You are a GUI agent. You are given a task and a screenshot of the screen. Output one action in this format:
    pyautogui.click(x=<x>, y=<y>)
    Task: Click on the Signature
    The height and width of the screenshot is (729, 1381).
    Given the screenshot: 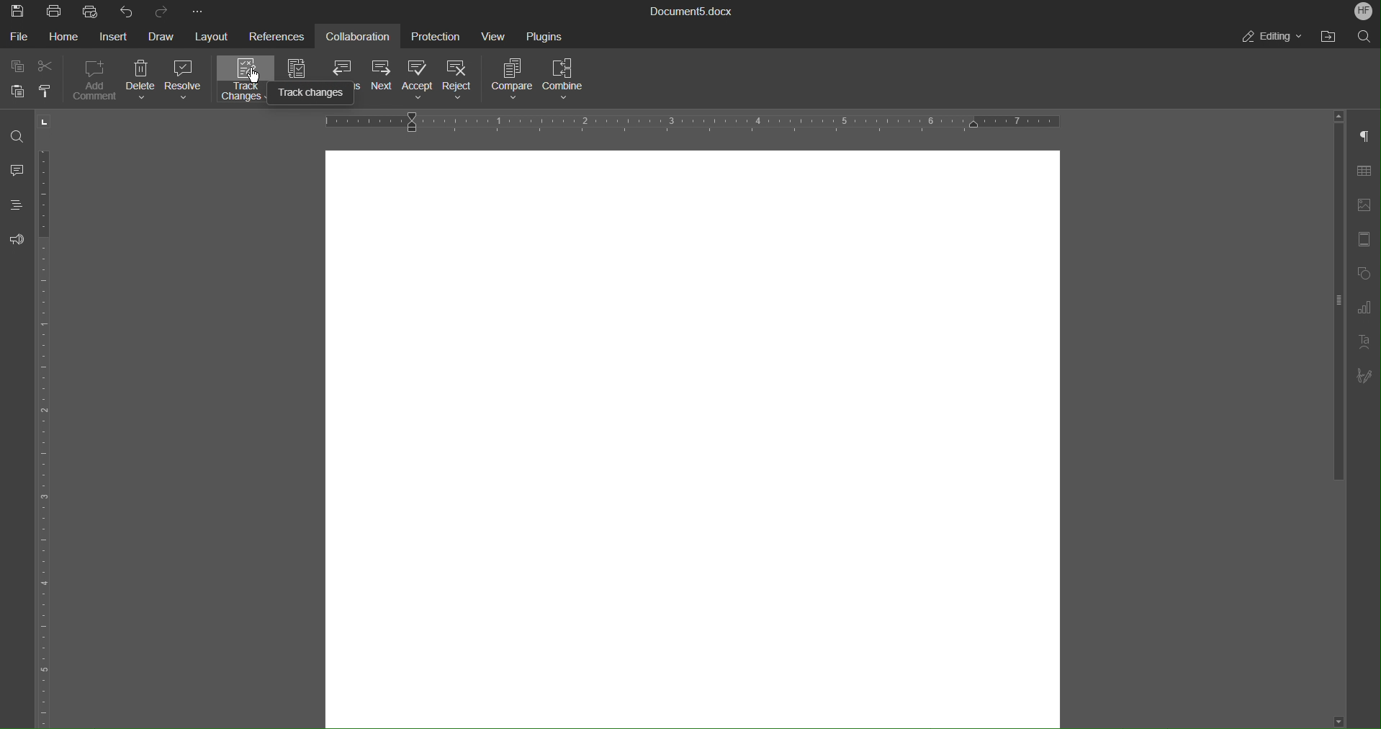 What is the action you would take?
    pyautogui.click(x=1362, y=377)
    